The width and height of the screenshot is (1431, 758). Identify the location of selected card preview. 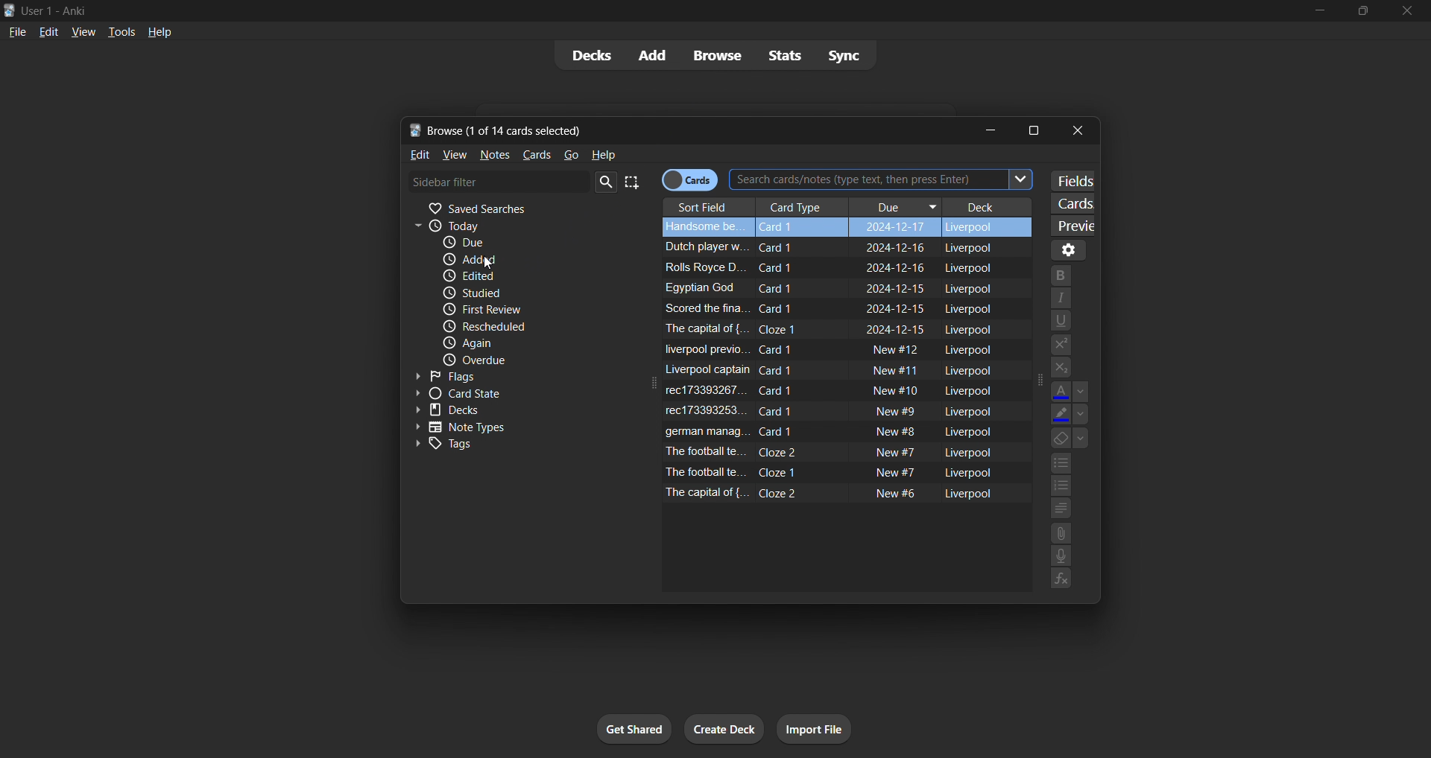
(1070, 223).